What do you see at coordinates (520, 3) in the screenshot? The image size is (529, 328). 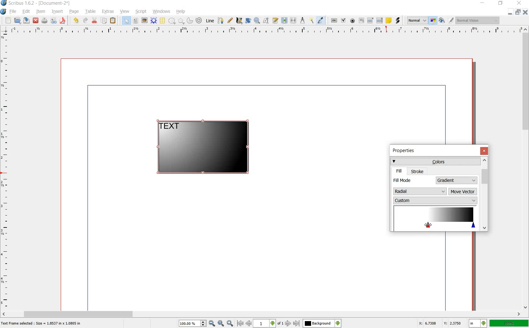 I see `close` at bounding box center [520, 3].